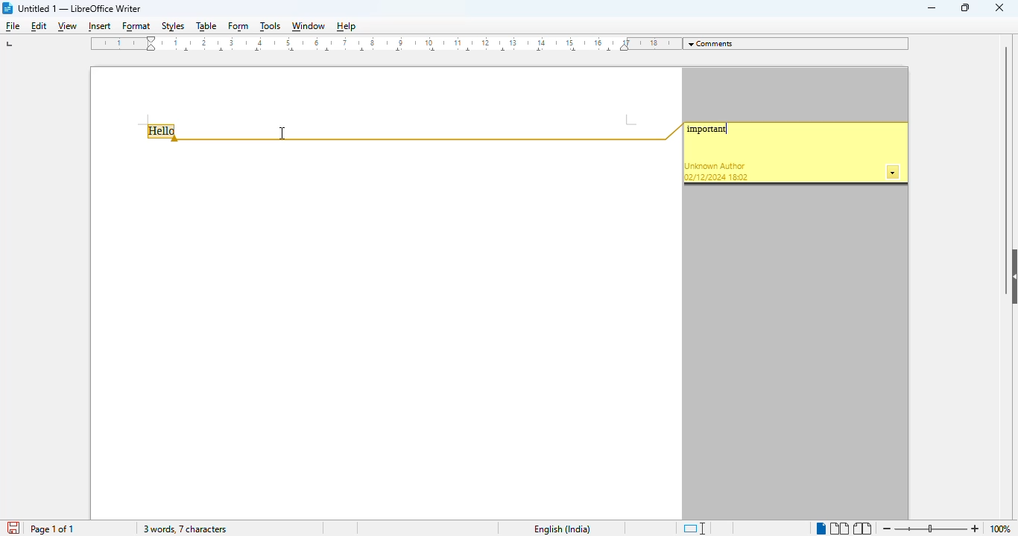 The width and height of the screenshot is (1018, 536). I want to click on 02/12/2024, so click(705, 177).